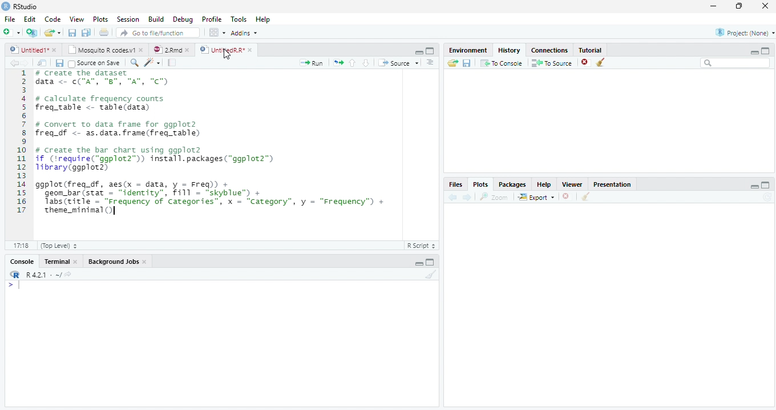  Describe the element at coordinates (567, 196) in the screenshot. I see `delete ` at that location.